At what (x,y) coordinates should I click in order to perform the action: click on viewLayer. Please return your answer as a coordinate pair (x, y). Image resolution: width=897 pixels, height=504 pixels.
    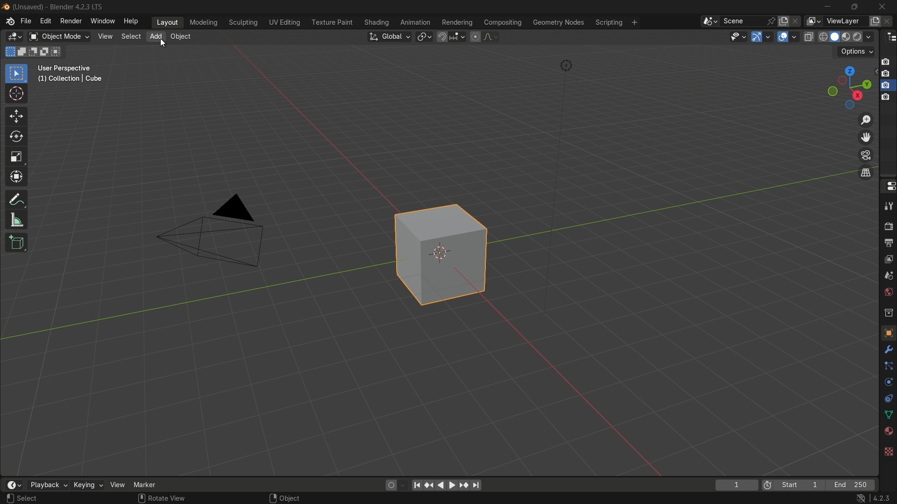
    Looking at the image, I should click on (845, 21).